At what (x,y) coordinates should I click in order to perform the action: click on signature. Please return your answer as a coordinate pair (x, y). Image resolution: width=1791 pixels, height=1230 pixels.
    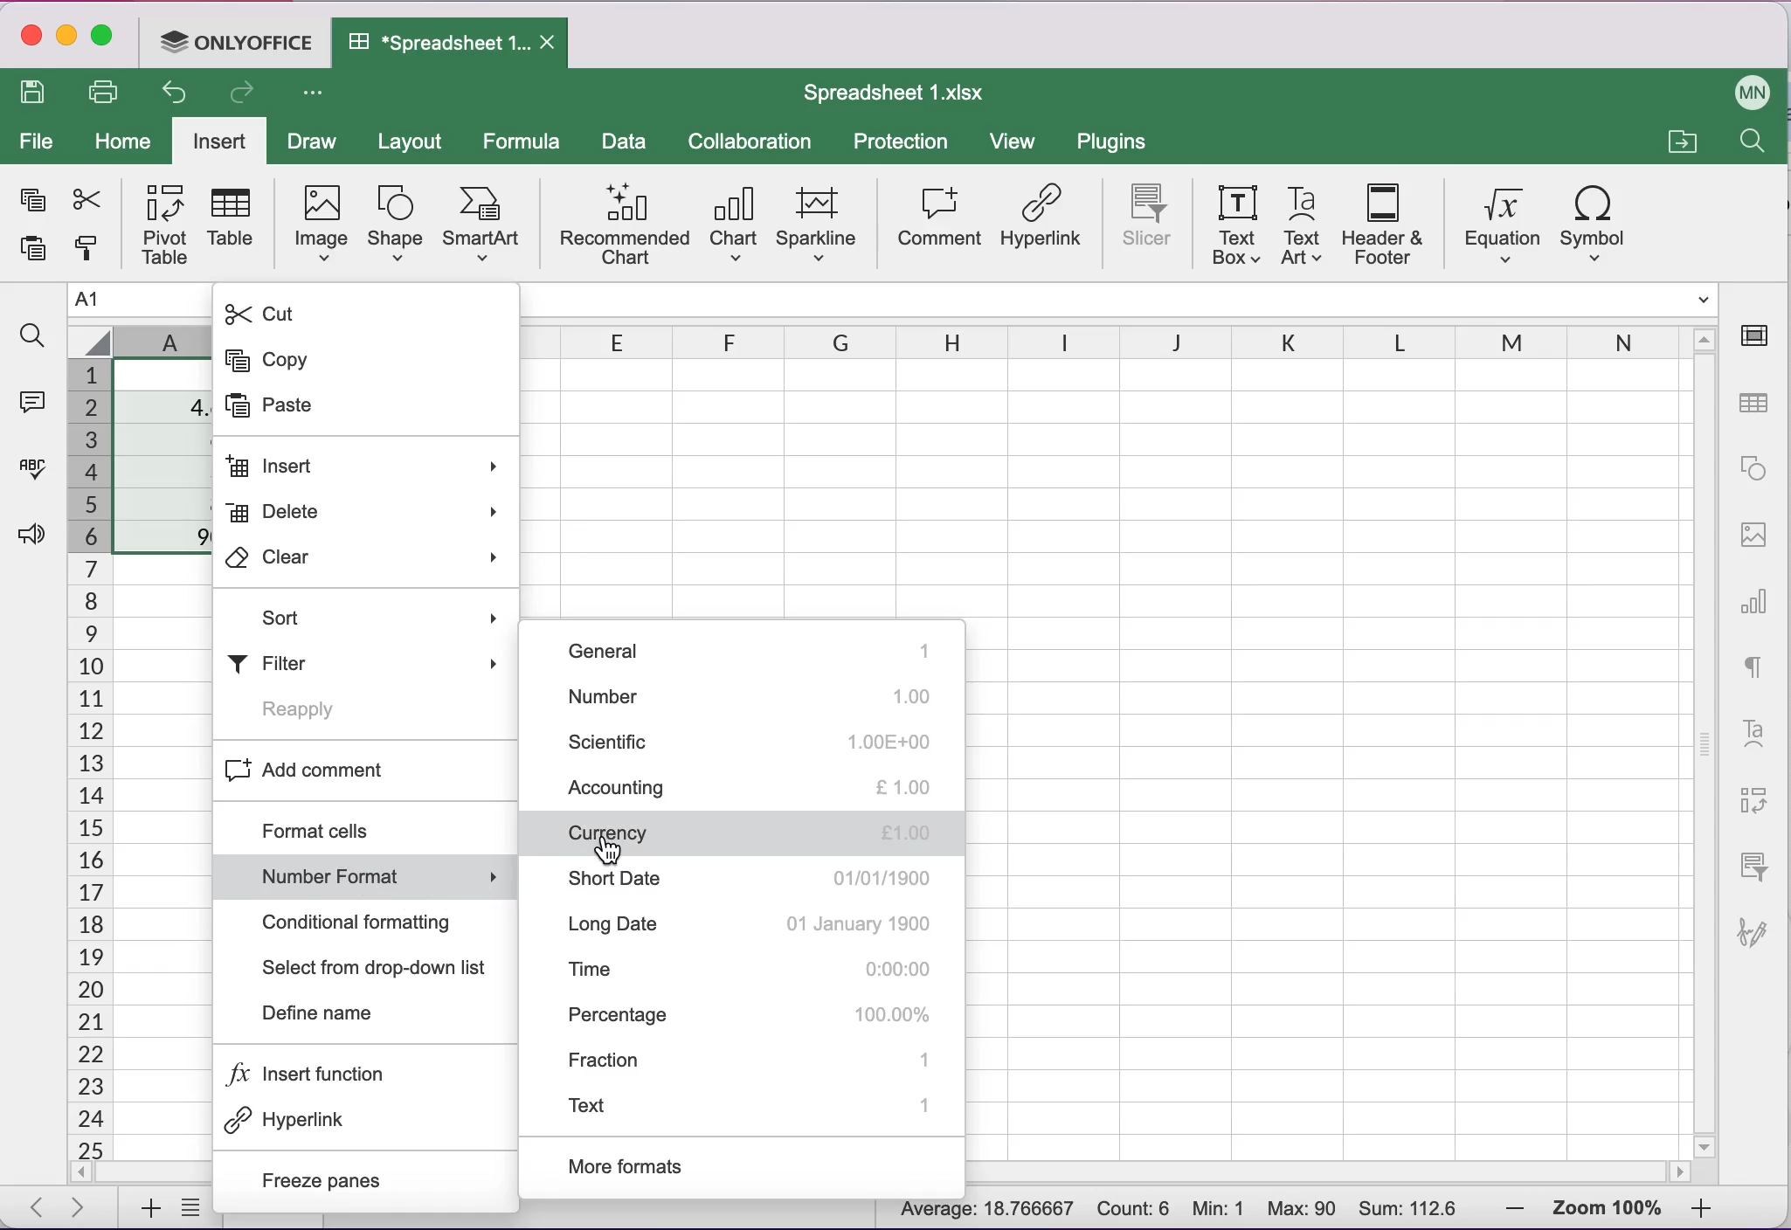
    Looking at the image, I should click on (1755, 936).